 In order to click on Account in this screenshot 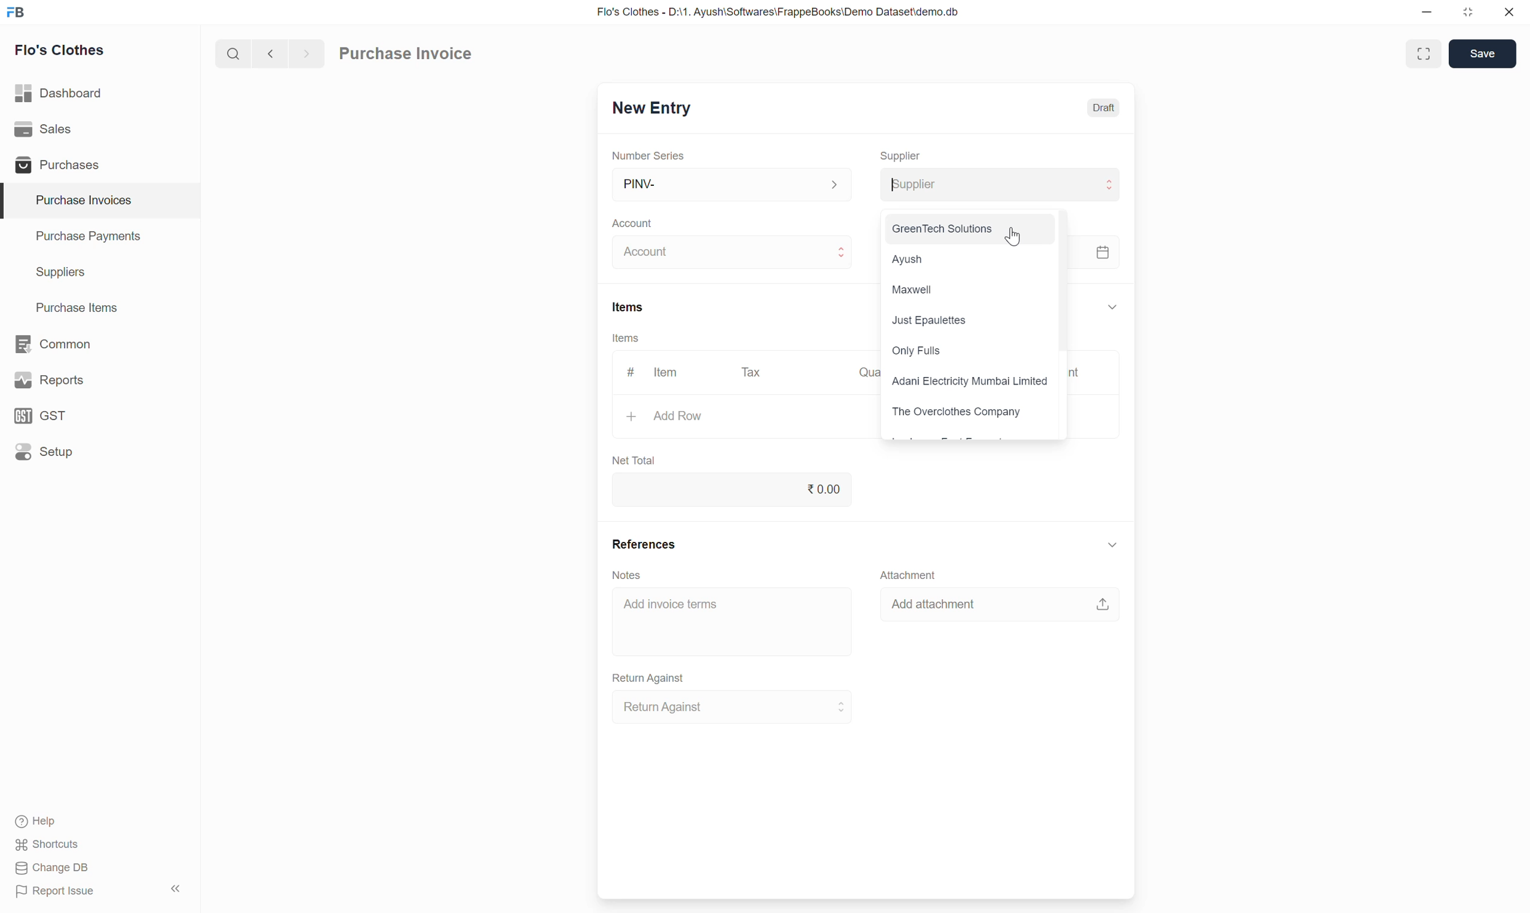, I will do `click(733, 252)`.